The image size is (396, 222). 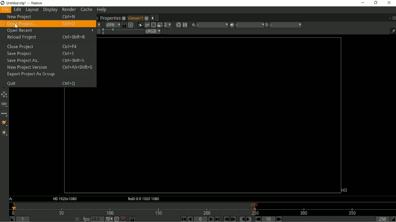 I want to click on close, so click(x=124, y=18).